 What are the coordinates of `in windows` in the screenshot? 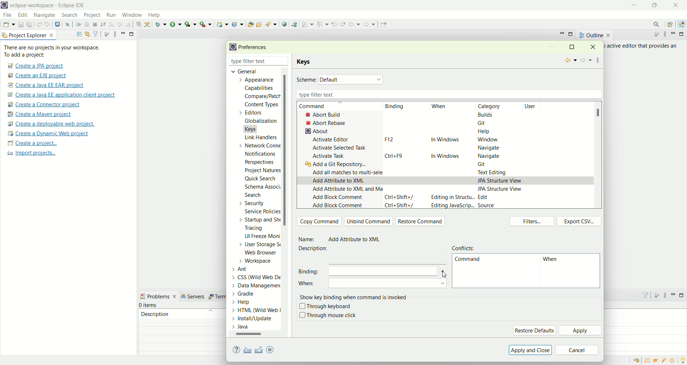 It's located at (446, 155).